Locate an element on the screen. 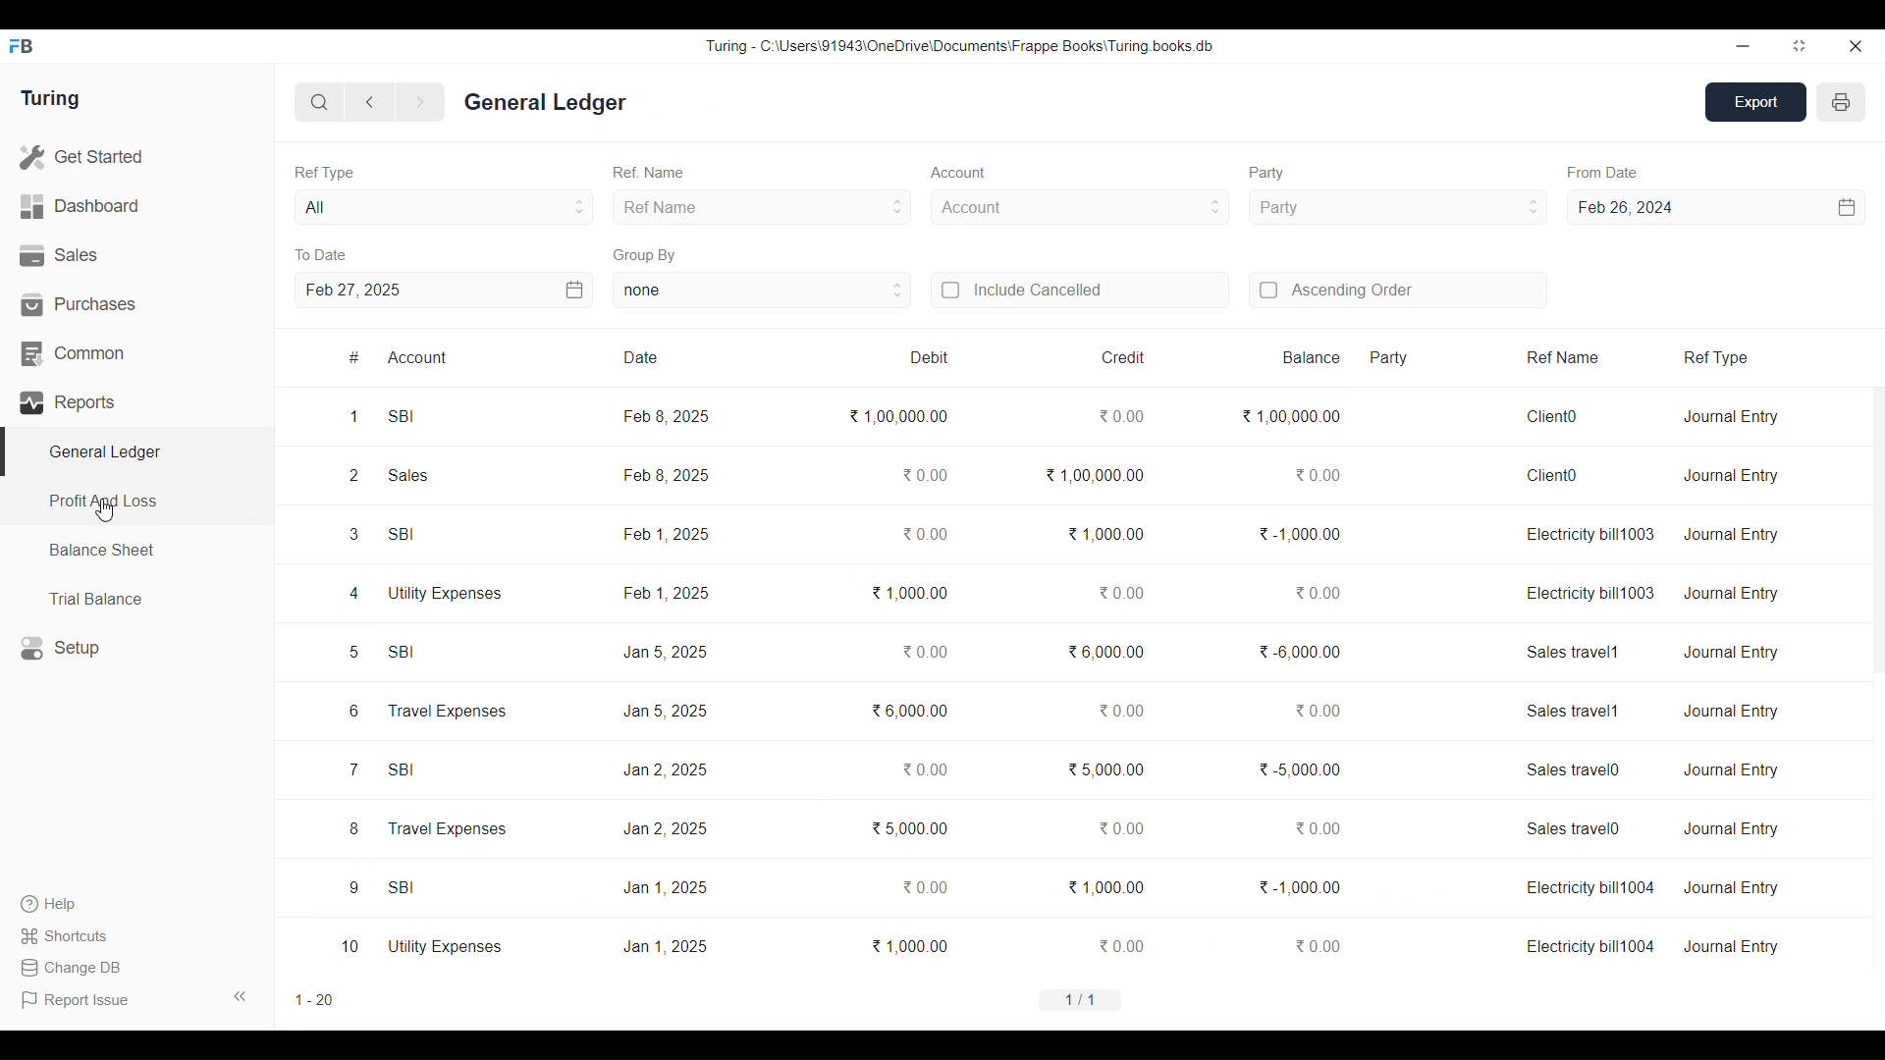 The height and width of the screenshot is (1060, 1885). 0.00 is located at coordinates (1316, 945).